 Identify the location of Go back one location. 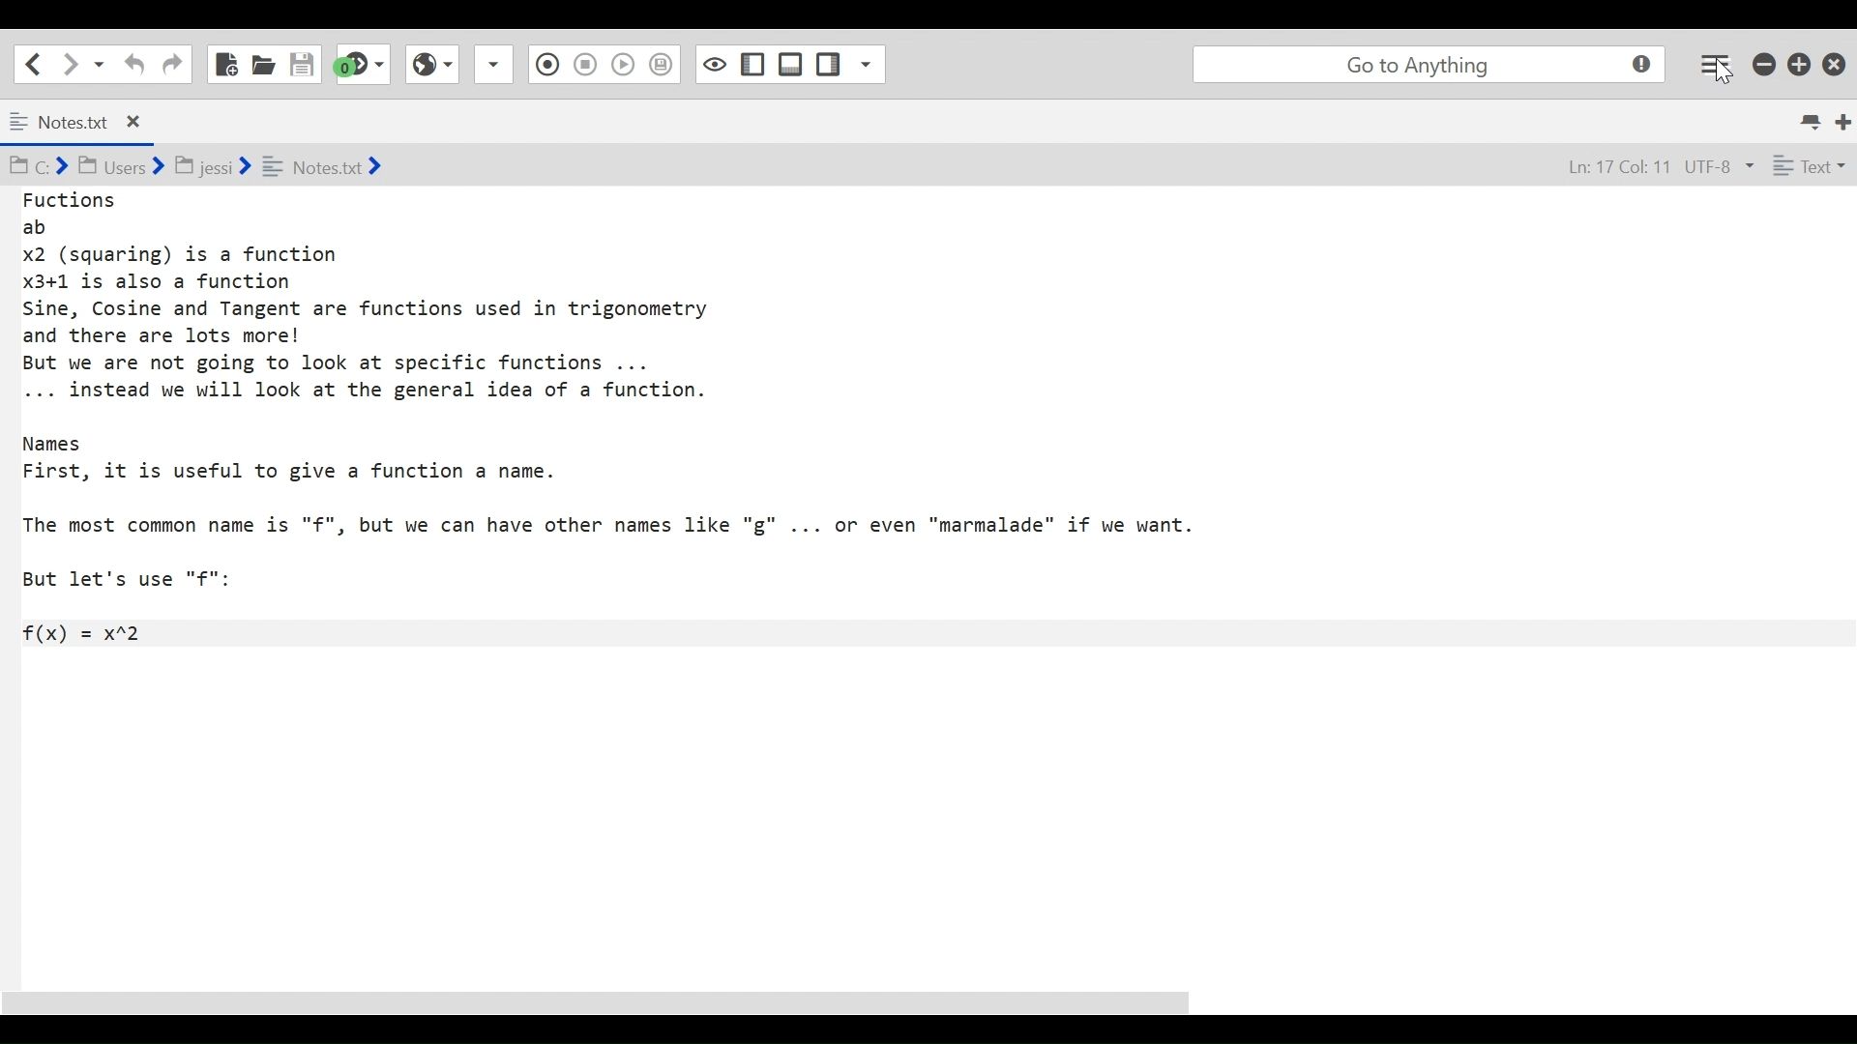
(28, 63).